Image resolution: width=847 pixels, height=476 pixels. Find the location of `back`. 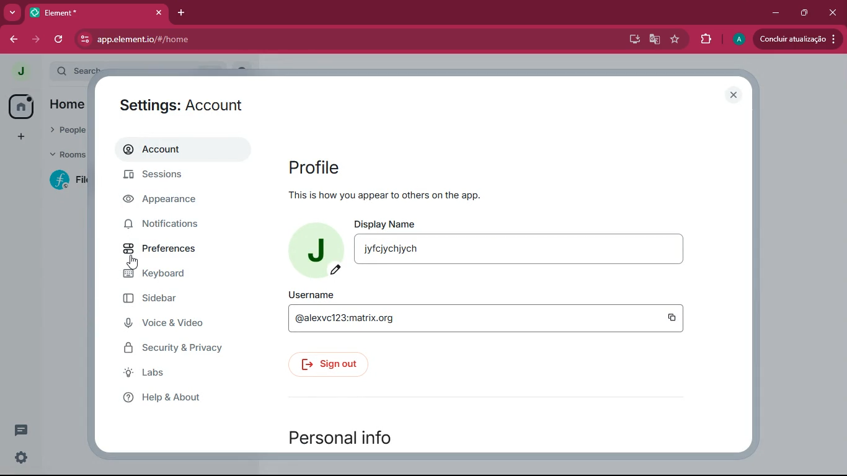

back is located at coordinates (14, 39).